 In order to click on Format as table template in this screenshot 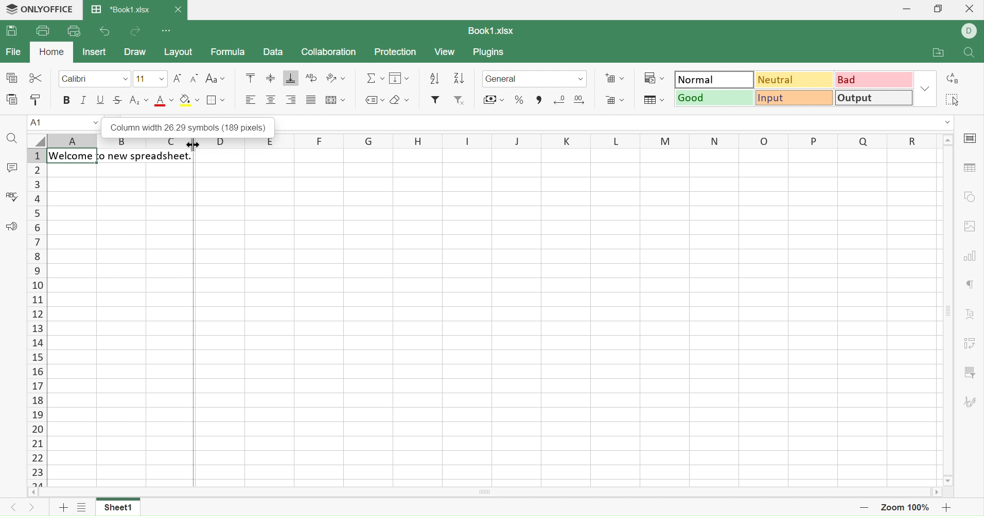, I will do `click(653, 100)`.